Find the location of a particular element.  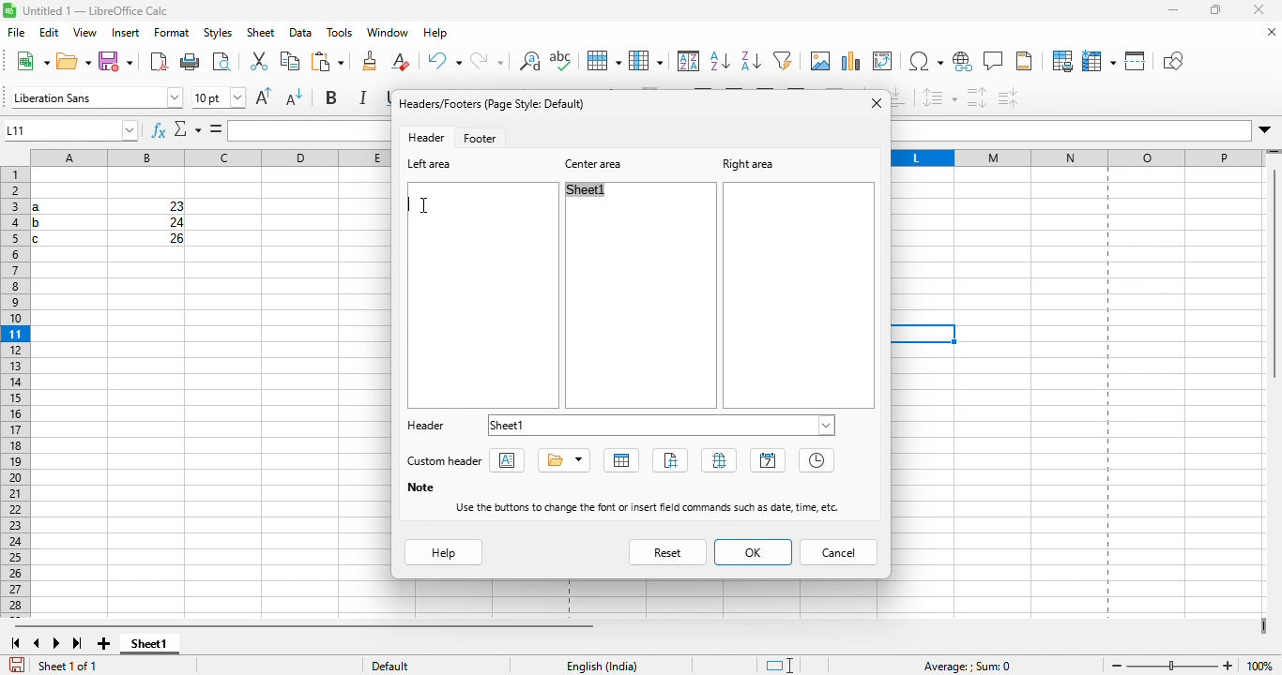

file is located at coordinates (17, 34).